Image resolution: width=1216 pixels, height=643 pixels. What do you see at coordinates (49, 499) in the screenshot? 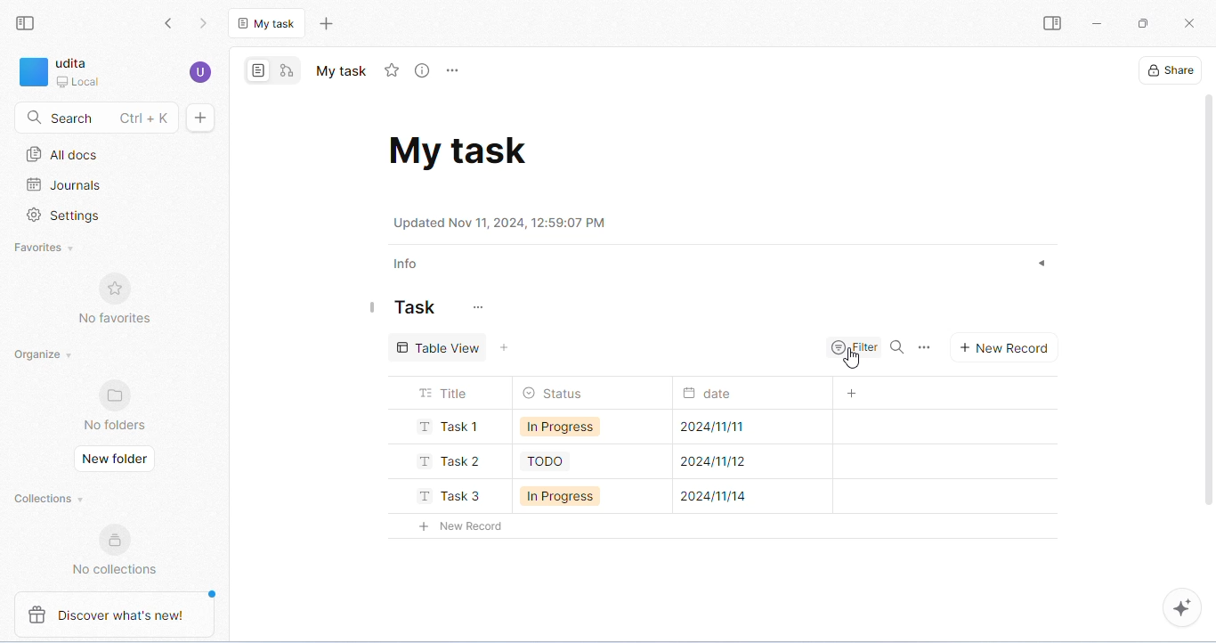
I see `collections` at bounding box center [49, 499].